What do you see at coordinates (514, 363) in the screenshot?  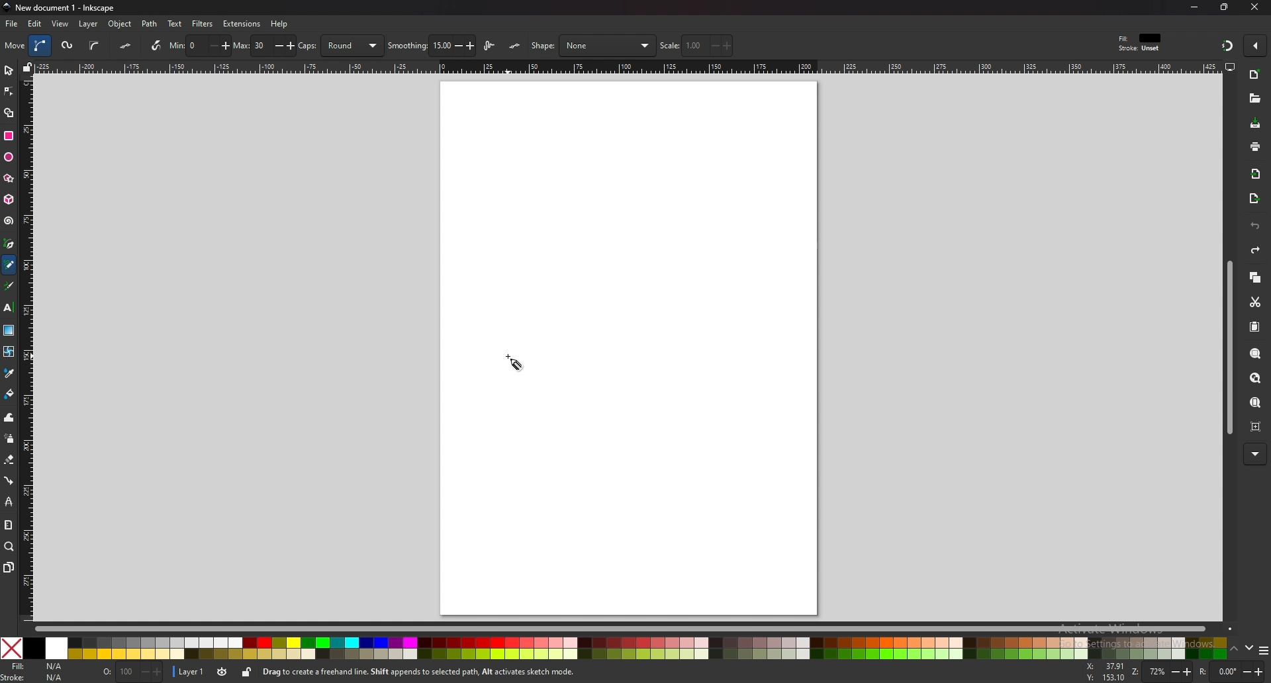 I see `cursor` at bounding box center [514, 363].